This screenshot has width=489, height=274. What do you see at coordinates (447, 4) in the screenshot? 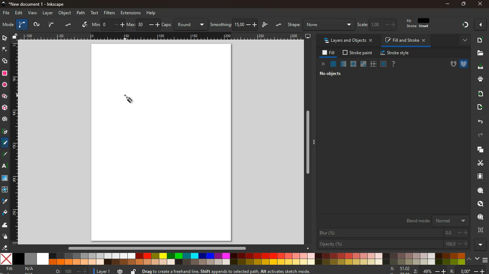
I see `minimize` at bounding box center [447, 4].